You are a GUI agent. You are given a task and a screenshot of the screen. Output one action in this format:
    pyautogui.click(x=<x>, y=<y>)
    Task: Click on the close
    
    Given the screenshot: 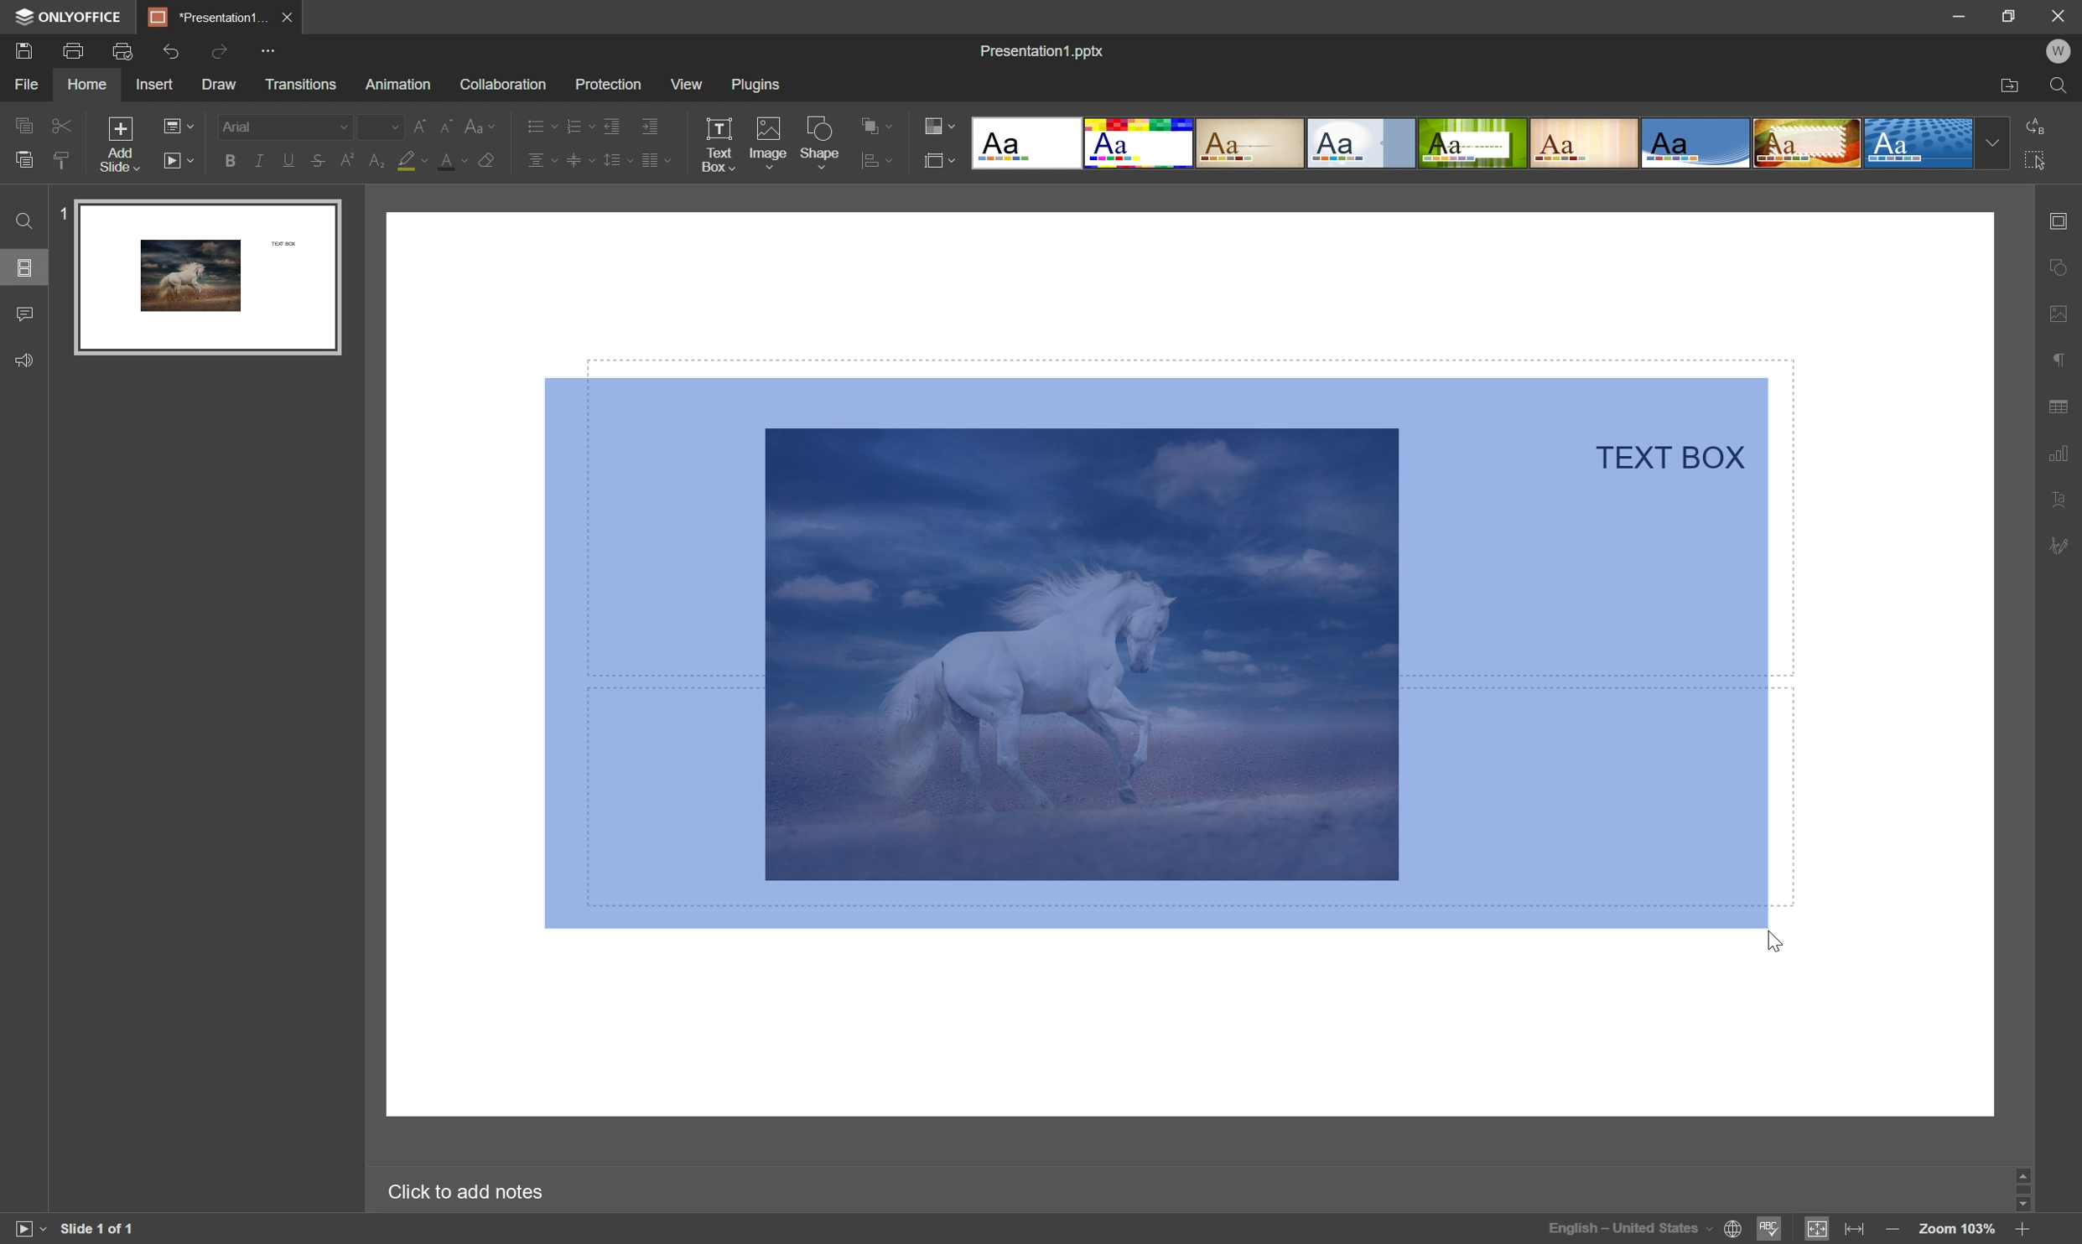 What is the action you would take?
    pyautogui.click(x=289, y=17)
    